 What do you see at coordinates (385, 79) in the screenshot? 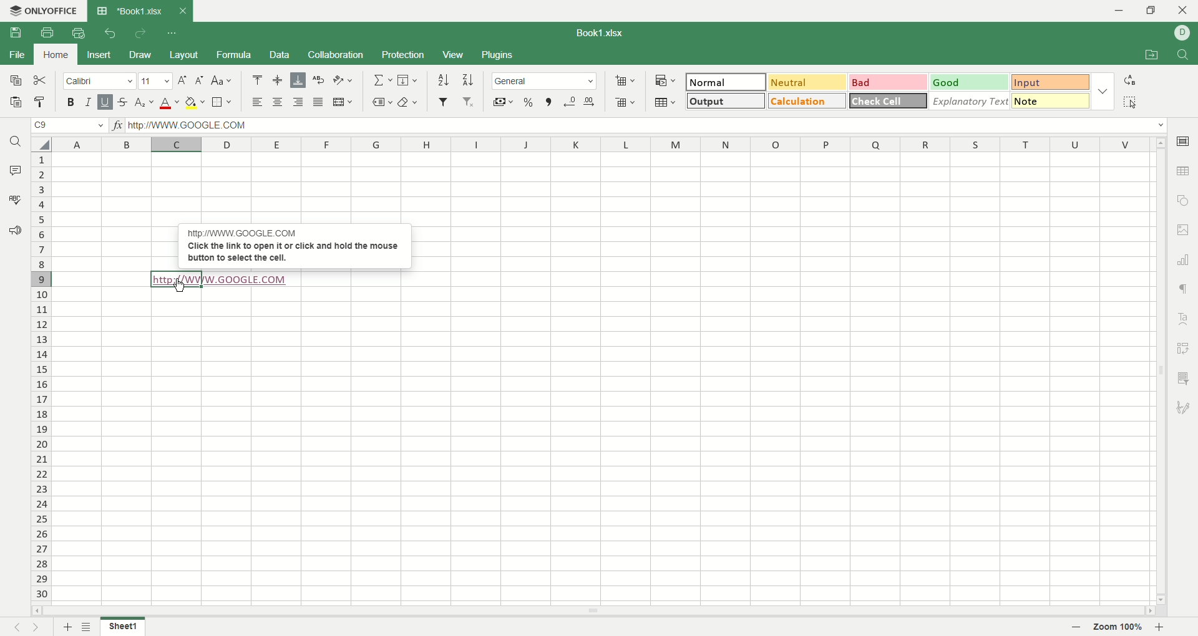
I see `summation` at bounding box center [385, 79].